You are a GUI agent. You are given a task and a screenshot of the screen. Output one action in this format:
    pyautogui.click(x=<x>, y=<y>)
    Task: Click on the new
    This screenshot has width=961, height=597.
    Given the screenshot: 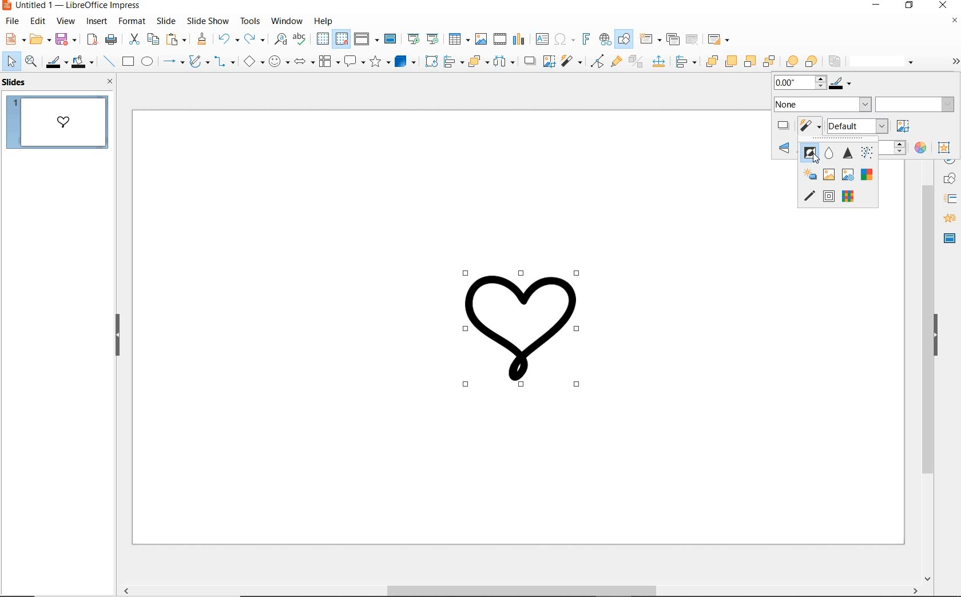 What is the action you would take?
    pyautogui.click(x=13, y=39)
    